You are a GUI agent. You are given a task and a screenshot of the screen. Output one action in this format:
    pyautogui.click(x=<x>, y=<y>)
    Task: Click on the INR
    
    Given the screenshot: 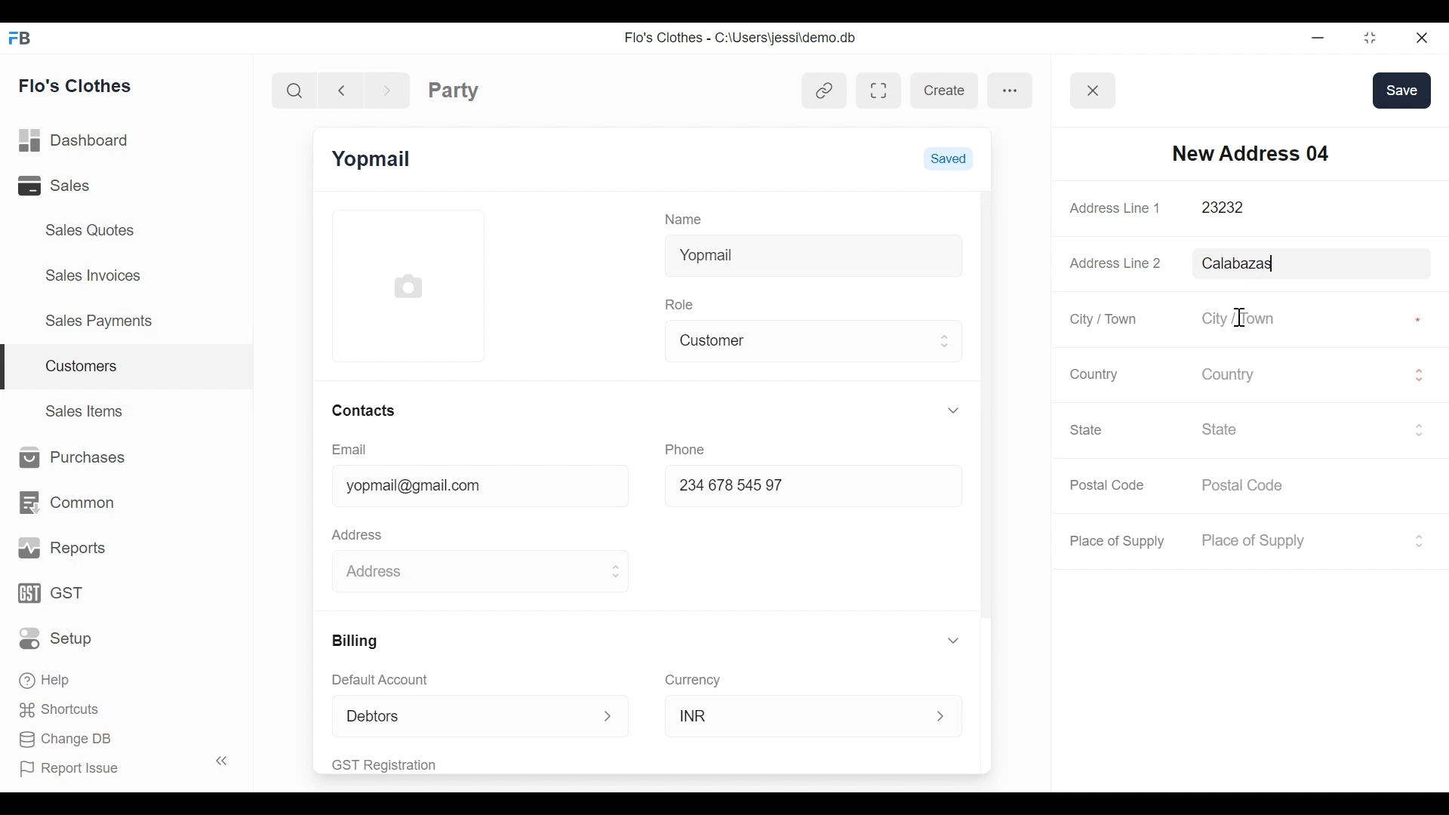 What is the action you would take?
    pyautogui.click(x=797, y=715)
    